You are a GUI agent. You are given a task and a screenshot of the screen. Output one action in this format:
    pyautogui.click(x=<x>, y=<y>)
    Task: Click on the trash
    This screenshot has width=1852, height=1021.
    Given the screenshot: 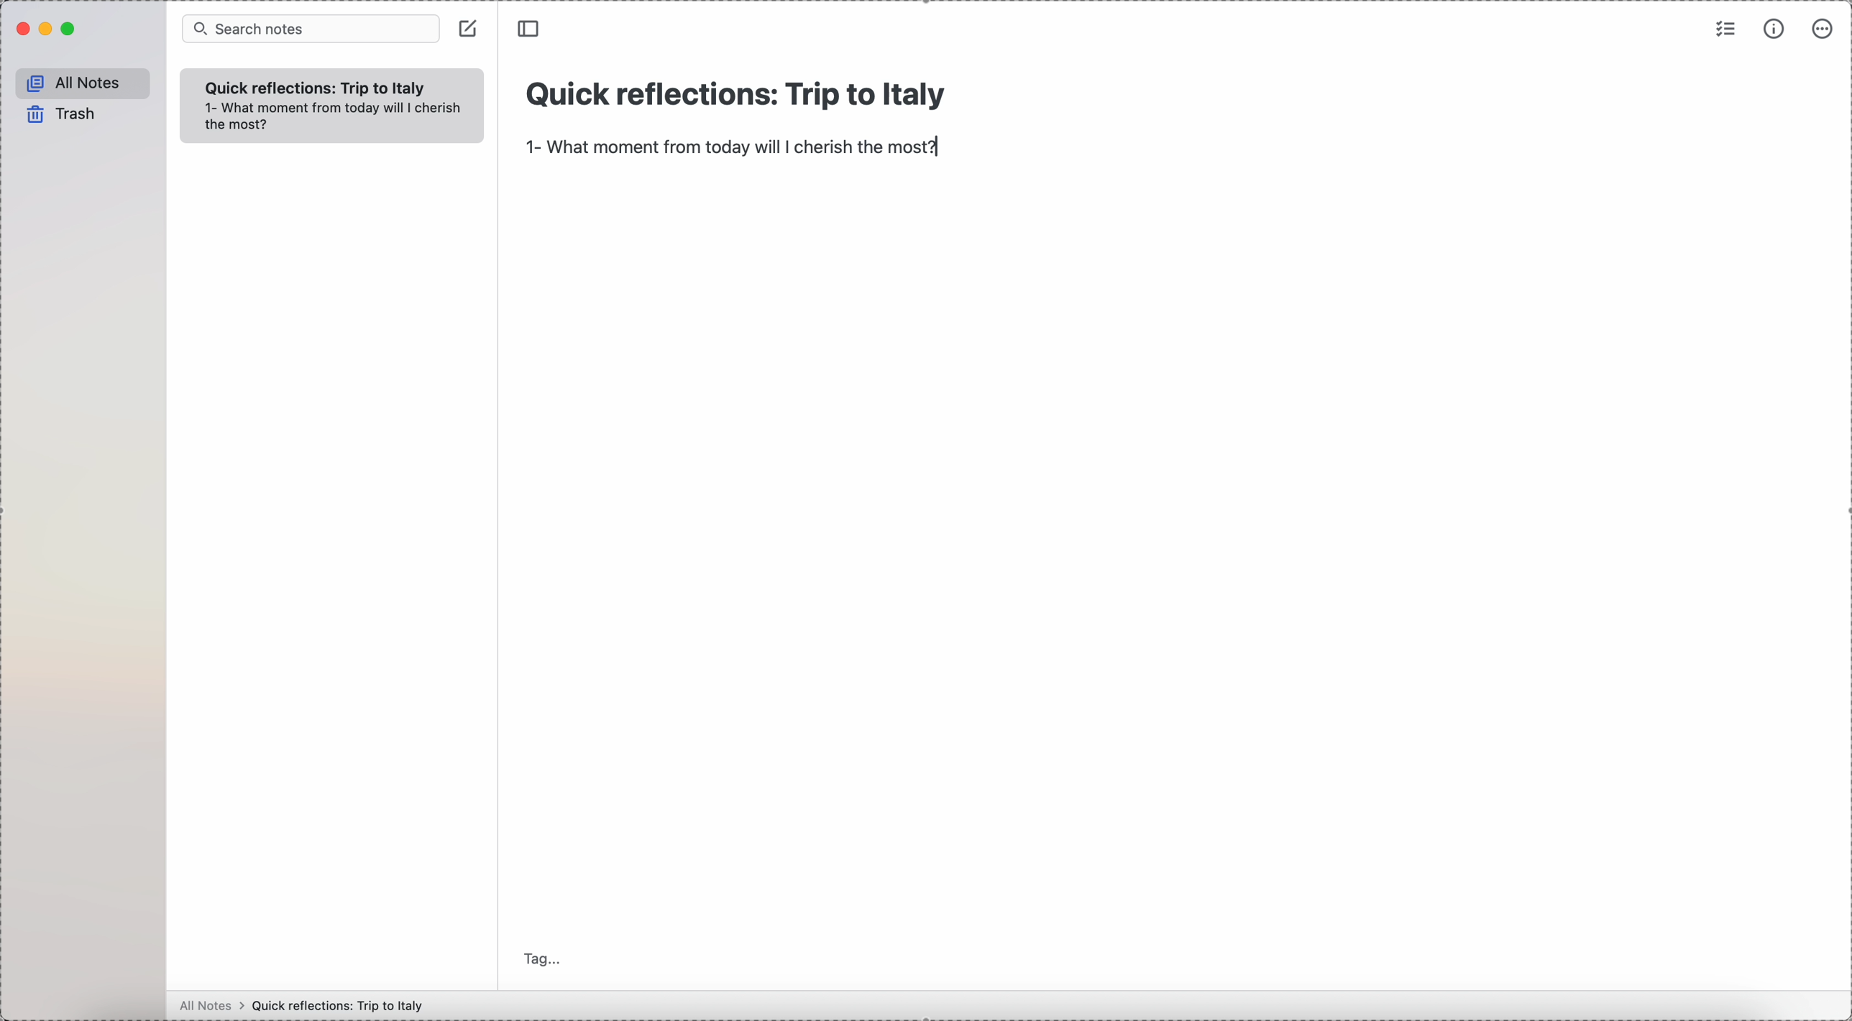 What is the action you would take?
    pyautogui.click(x=59, y=115)
    